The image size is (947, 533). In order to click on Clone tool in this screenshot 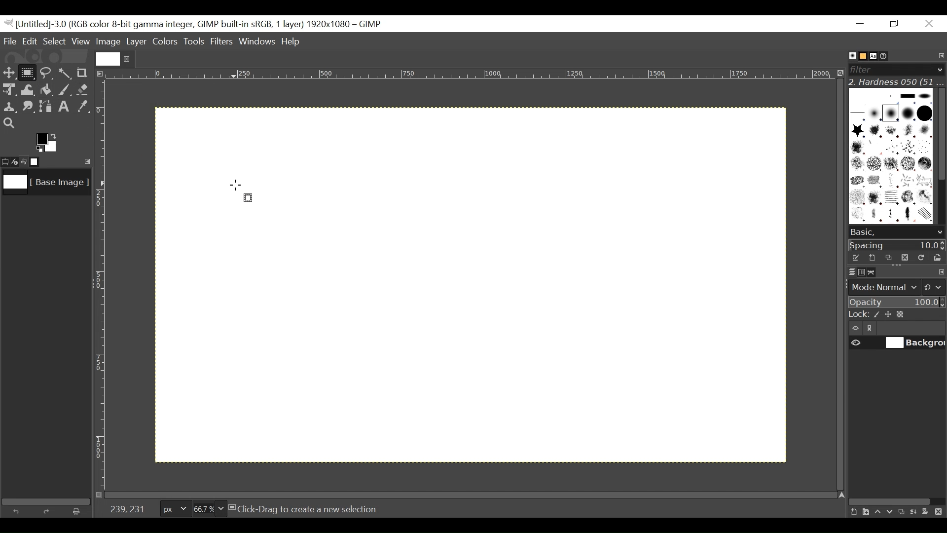, I will do `click(9, 107)`.